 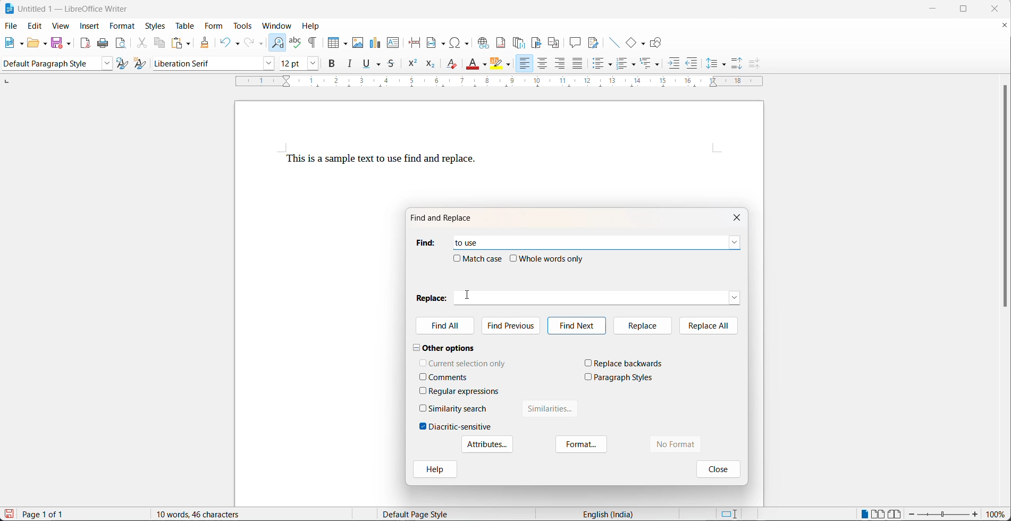 I want to click on window, so click(x=279, y=26).